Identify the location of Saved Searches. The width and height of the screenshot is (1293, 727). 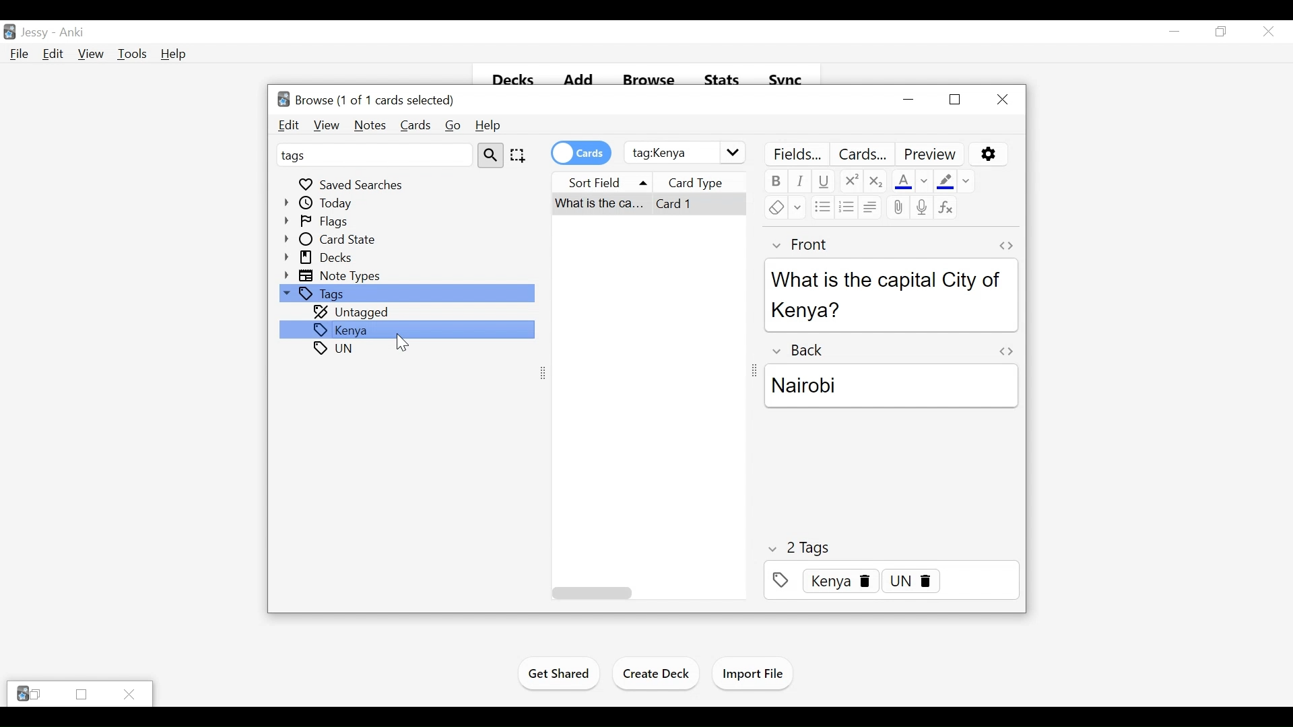
(353, 183).